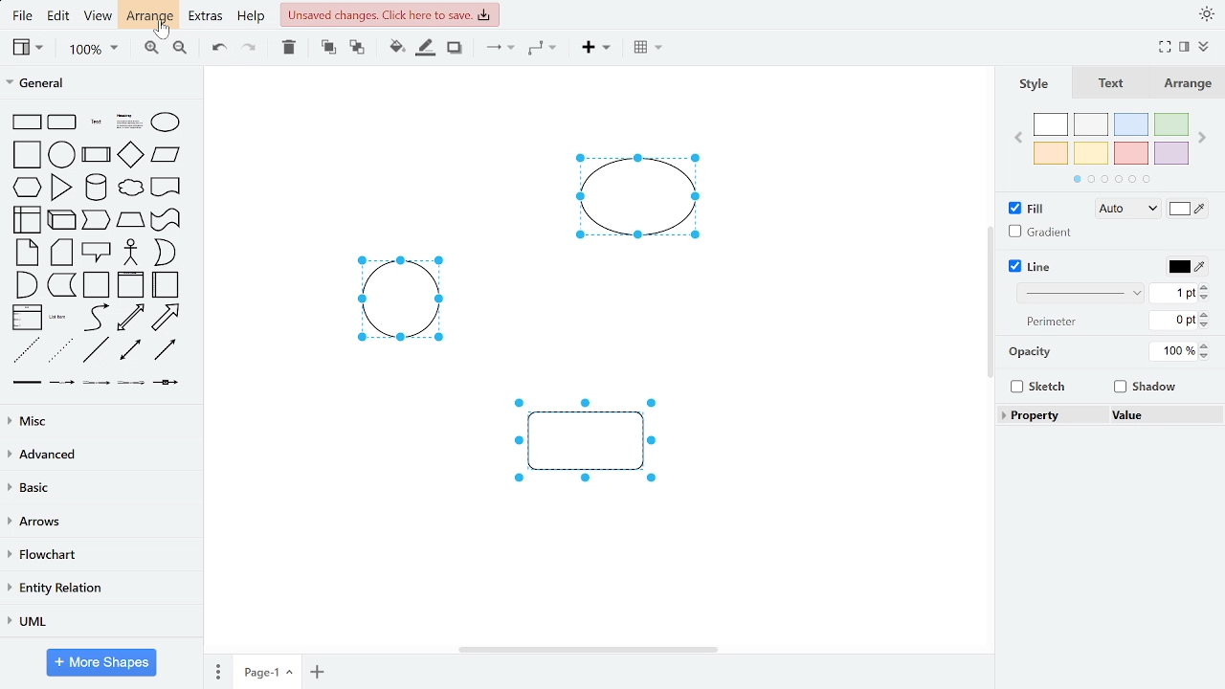 This screenshot has height=689, width=1225. What do you see at coordinates (27, 253) in the screenshot?
I see `note` at bounding box center [27, 253].